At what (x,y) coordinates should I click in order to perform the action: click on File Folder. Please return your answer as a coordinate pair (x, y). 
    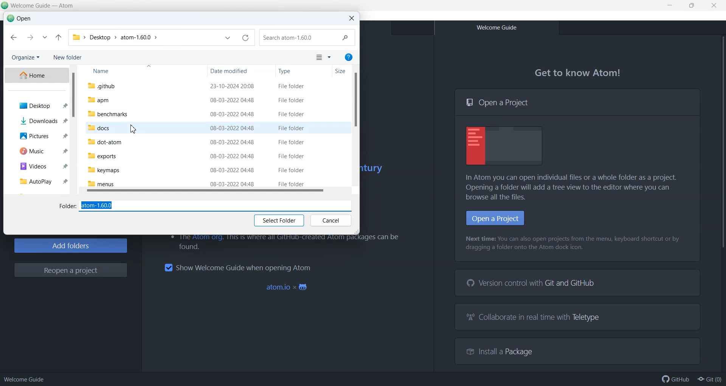
    Looking at the image, I should click on (291, 170).